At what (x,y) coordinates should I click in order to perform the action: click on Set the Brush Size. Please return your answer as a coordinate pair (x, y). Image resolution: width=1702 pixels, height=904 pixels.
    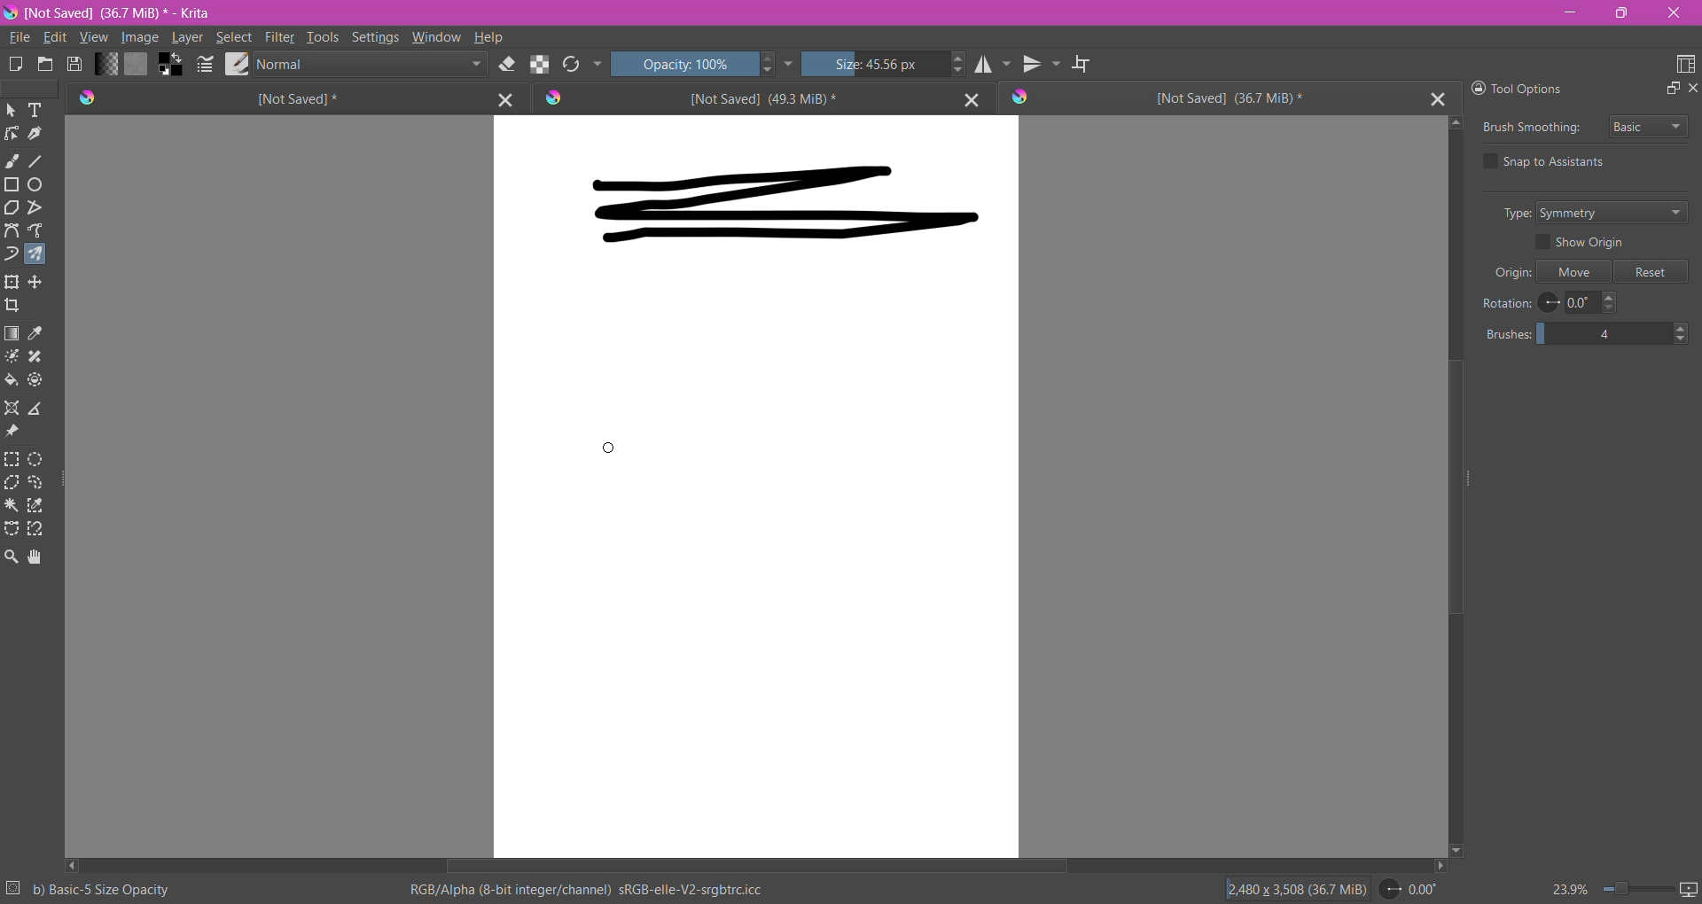
    Looking at the image, I should click on (873, 65).